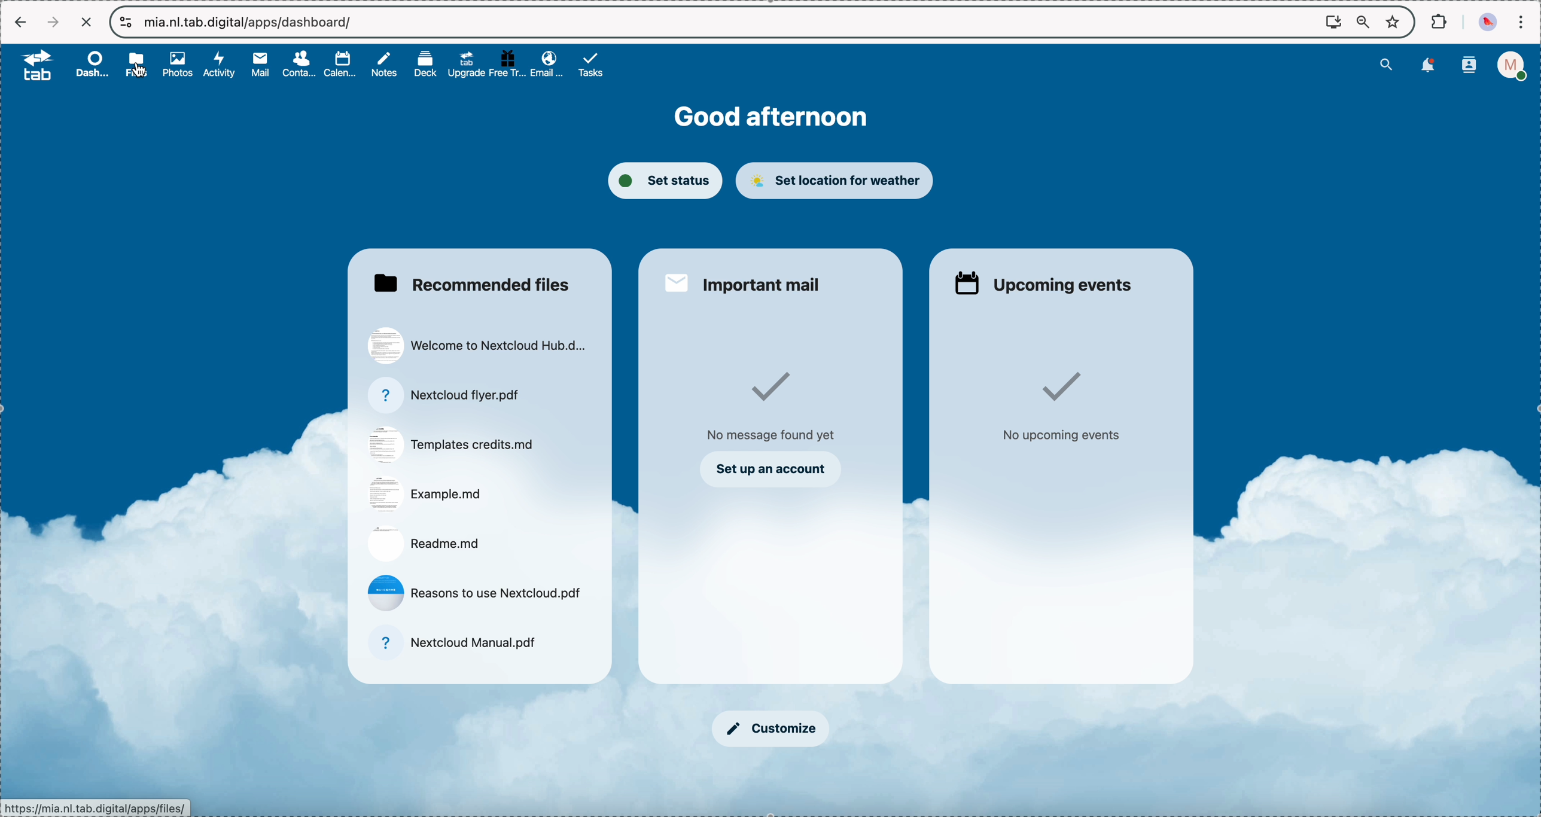 This screenshot has height=817, width=1541. Describe the element at coordinates (477, 593) in the screenshot. I see `file` at that location.